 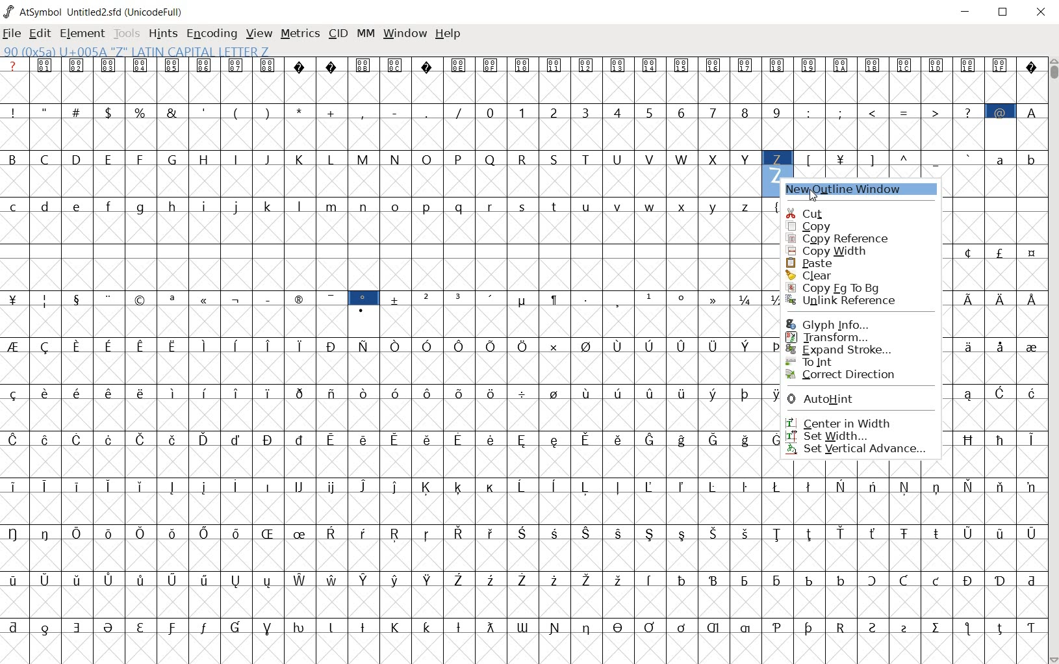 I want to click on cut, so click(x=829, y=212).